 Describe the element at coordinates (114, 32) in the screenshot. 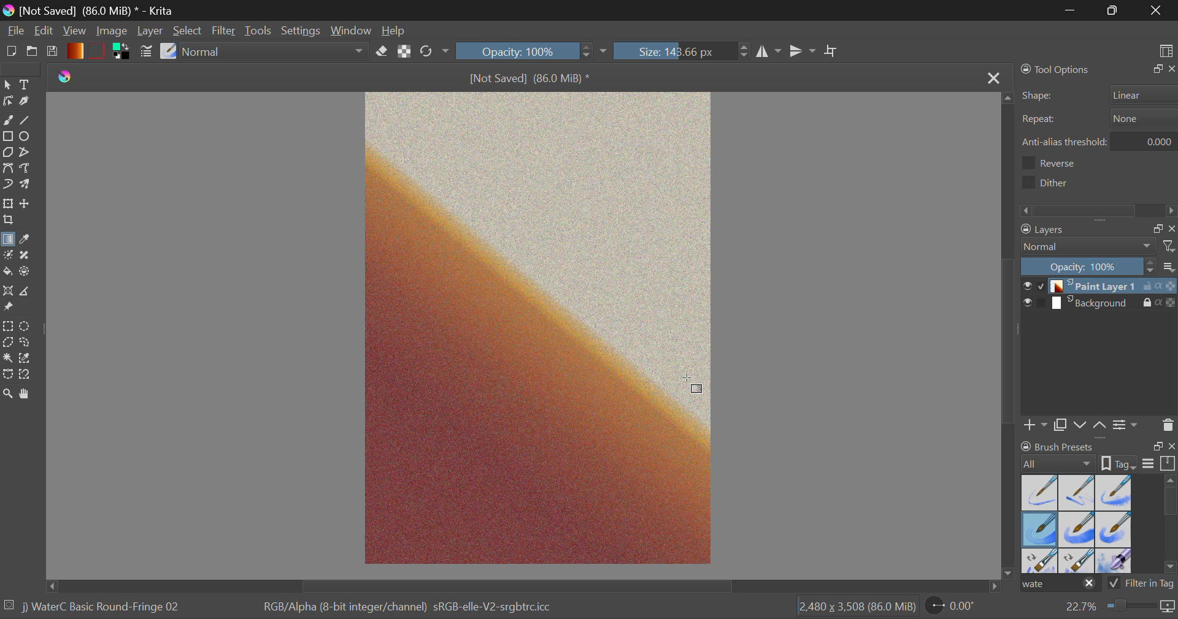

I see `Image` at that location.